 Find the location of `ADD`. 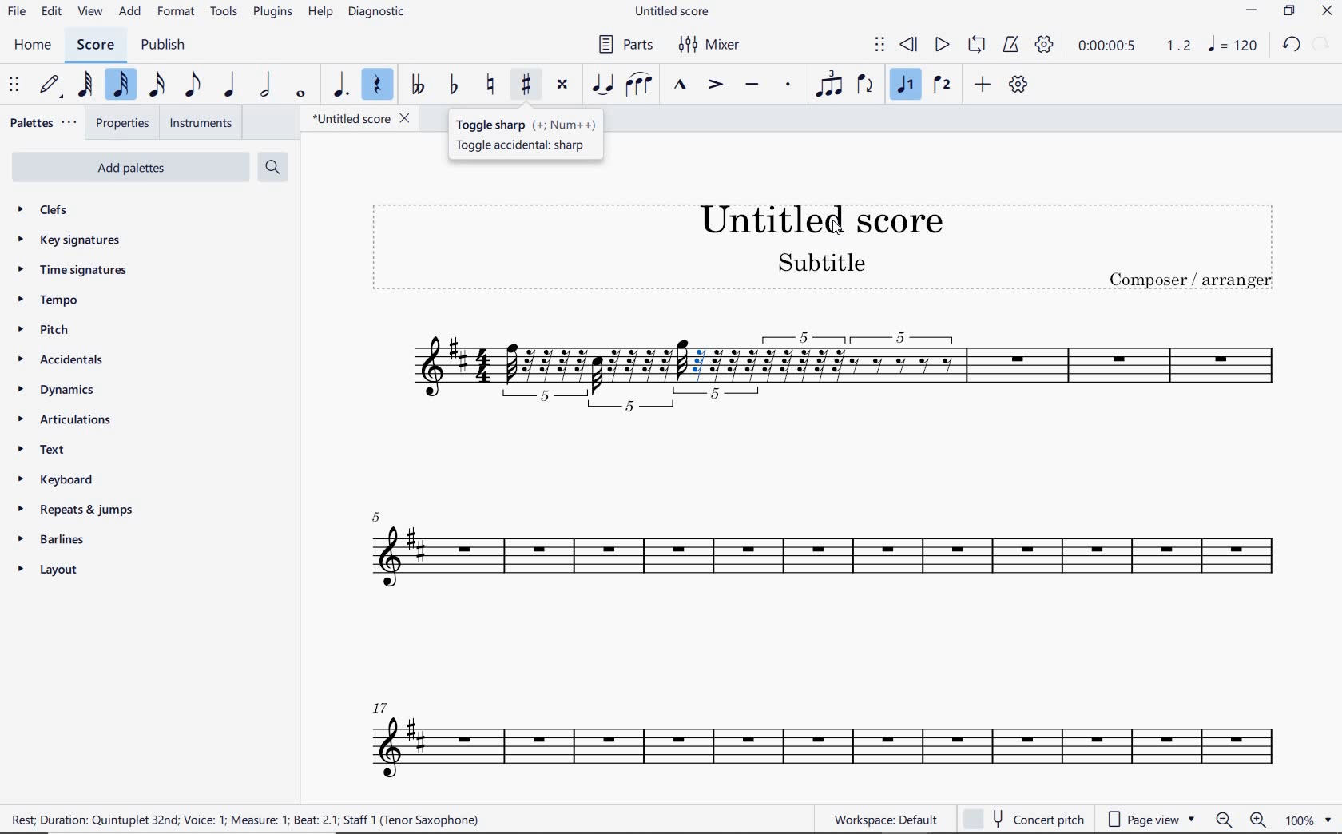

ADD is located at coordinates (984, 85).